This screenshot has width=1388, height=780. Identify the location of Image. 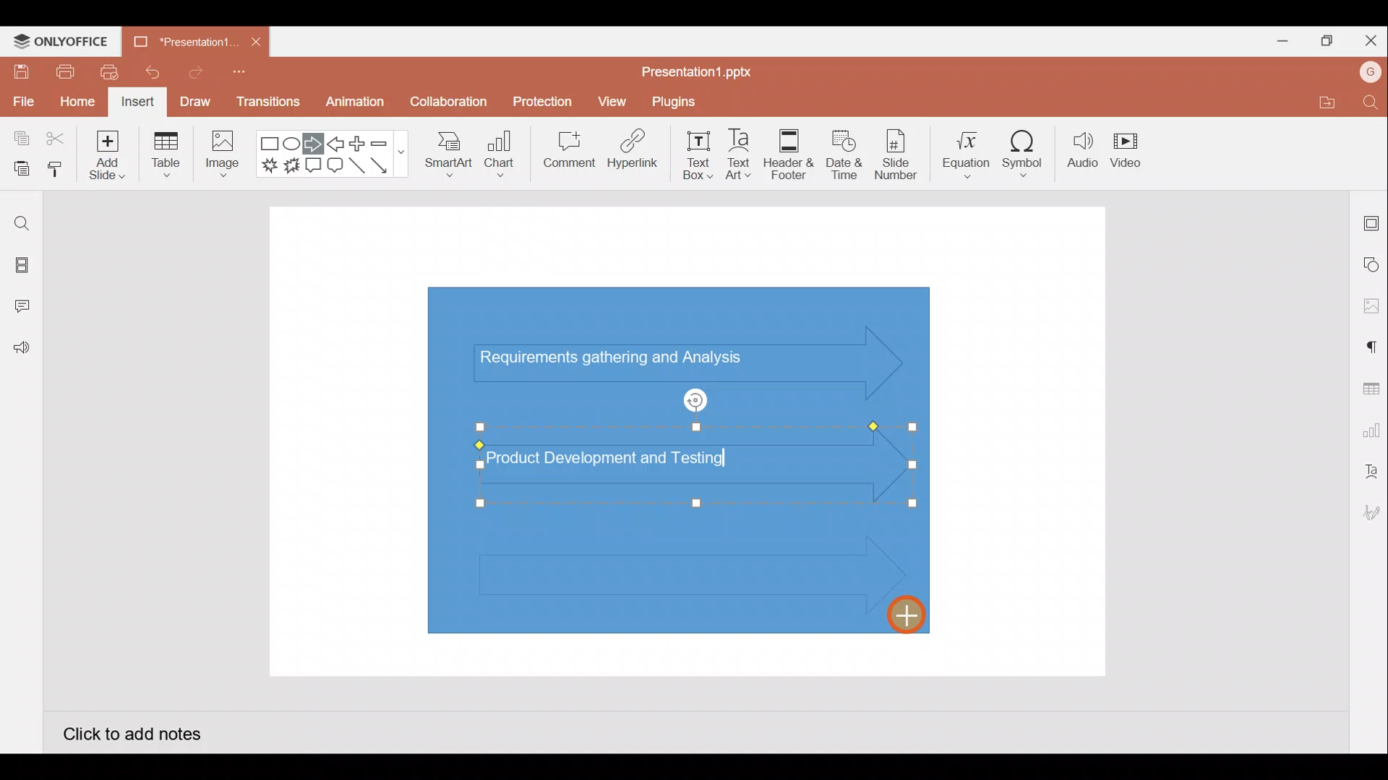
(220, 157).